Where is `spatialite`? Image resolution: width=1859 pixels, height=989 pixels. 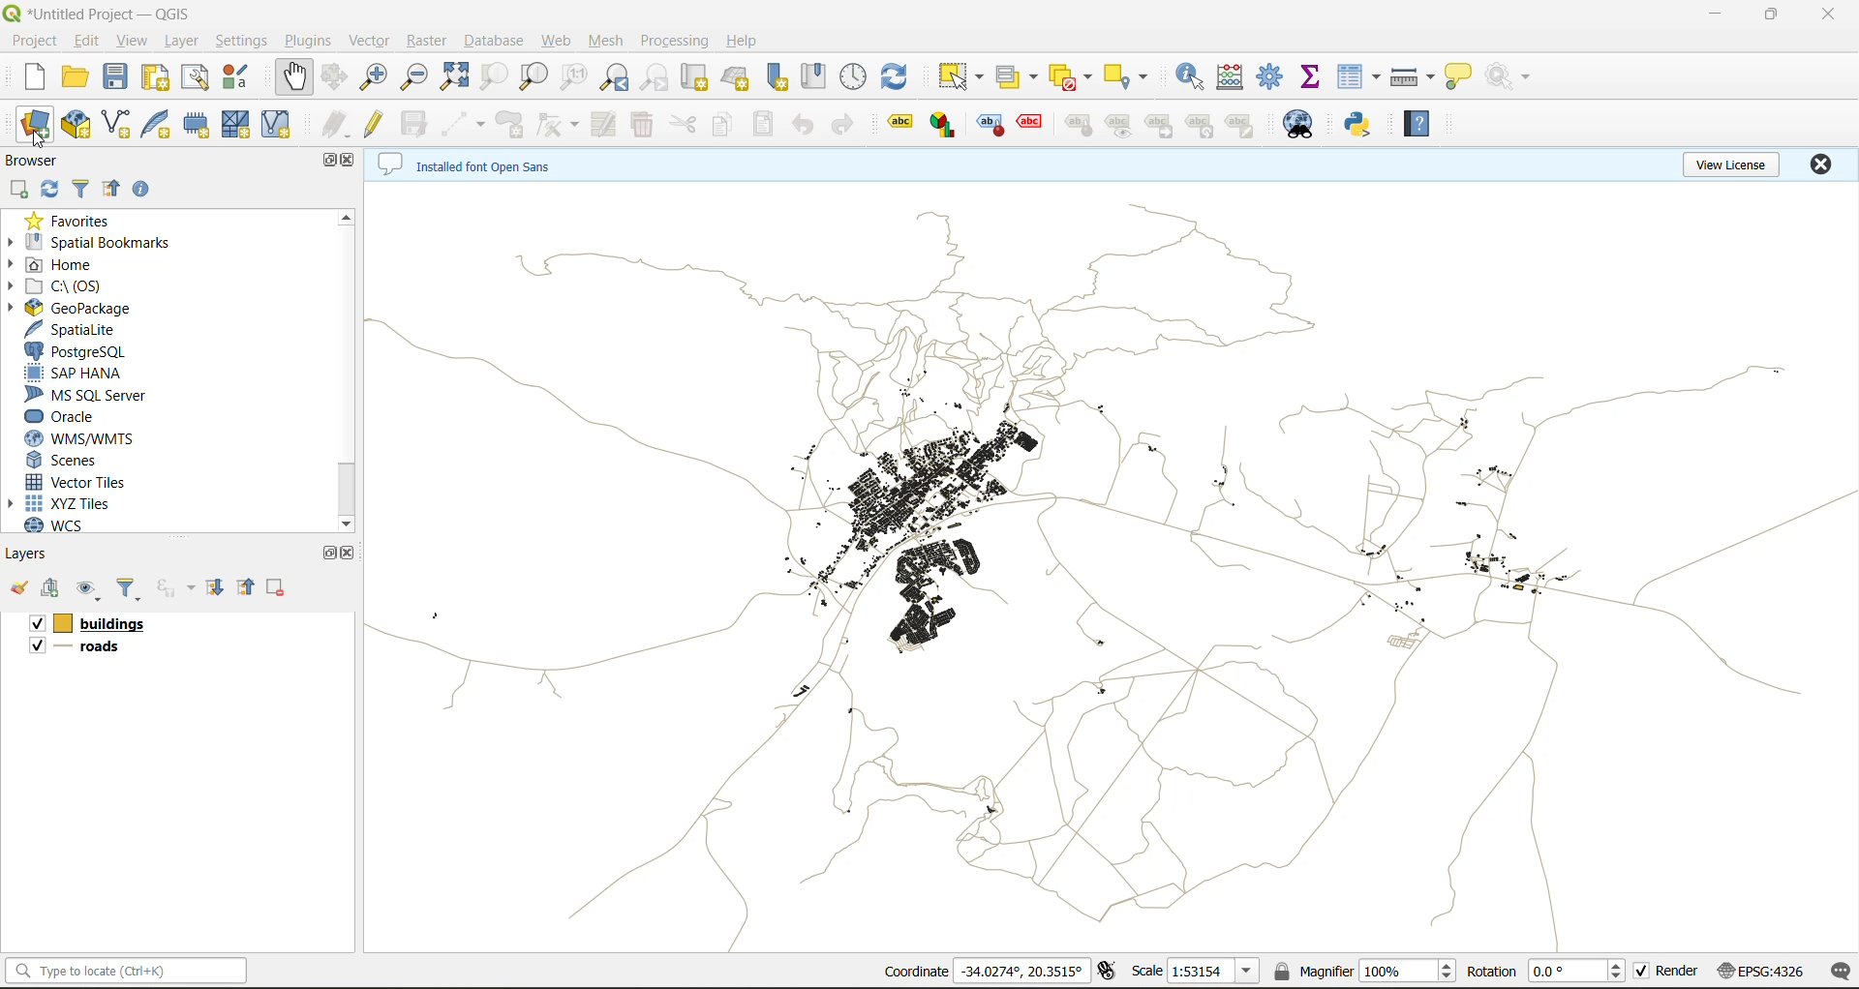 spatialite is located at coordinates (80, 331).